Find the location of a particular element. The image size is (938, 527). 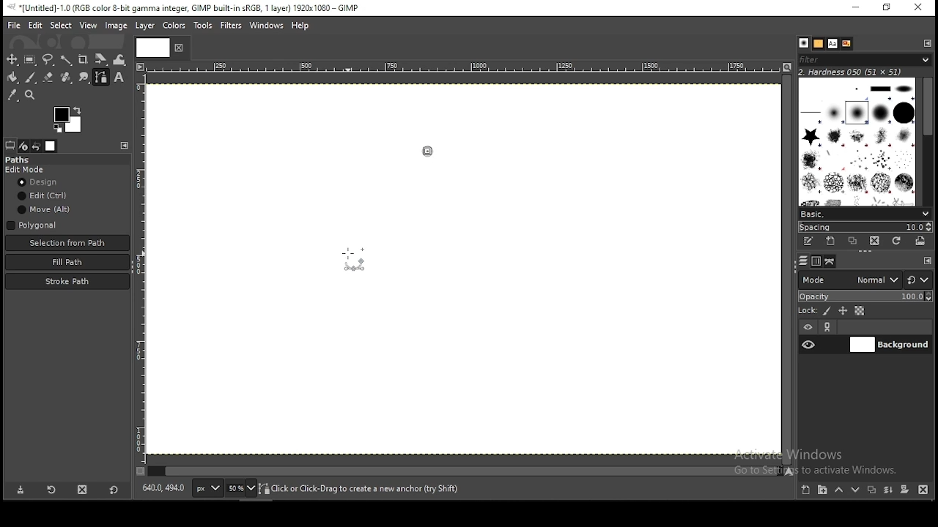

text is located at coordinates (832, 43).